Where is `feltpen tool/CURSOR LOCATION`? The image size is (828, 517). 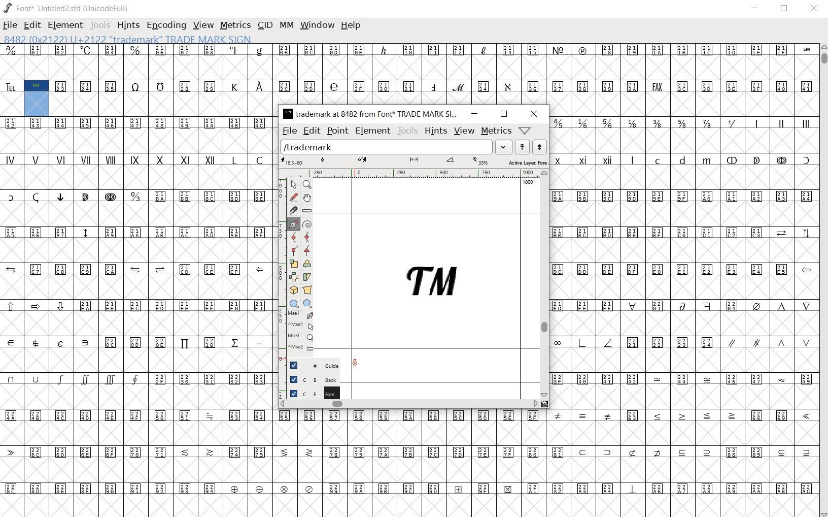
feltpen tool/CURSOR LOCATION is located at coordinates (355, 364).